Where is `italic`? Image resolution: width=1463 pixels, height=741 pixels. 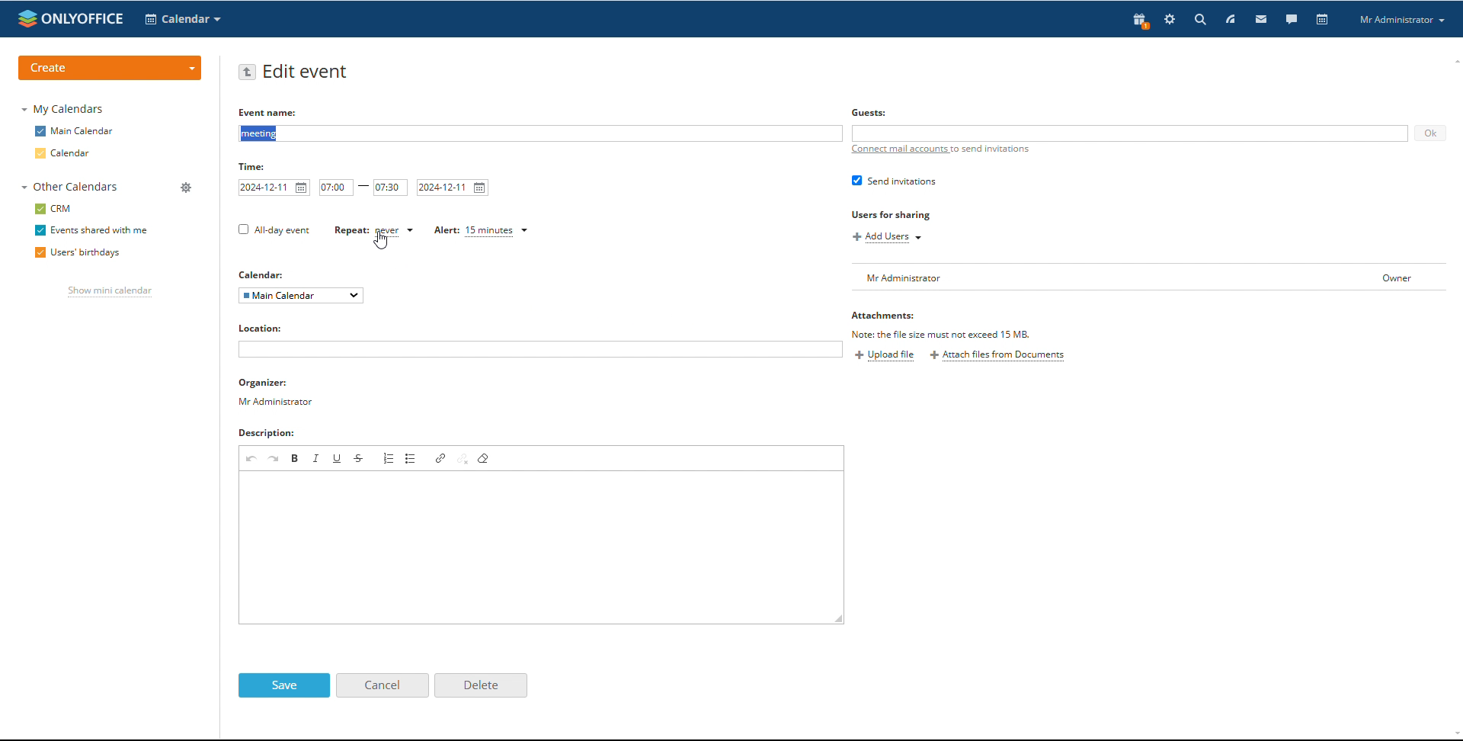
italic is located at coordinates (315, 458).